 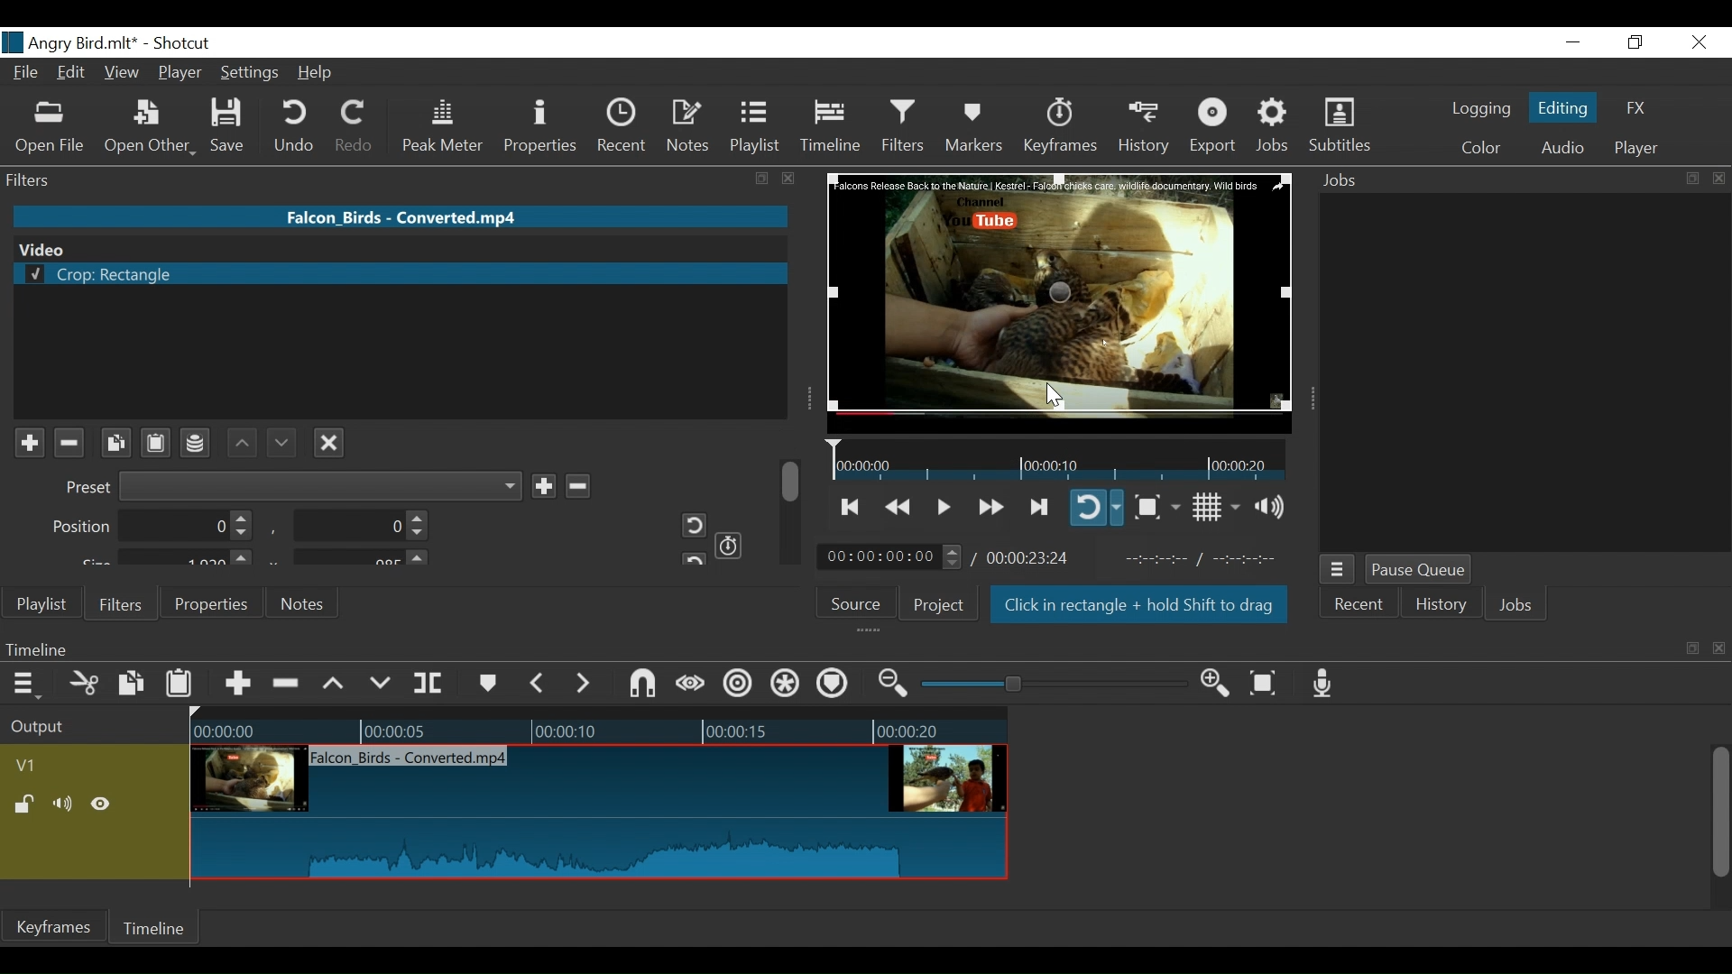 I want to click on Remove cut, so click(x=288, y=685).